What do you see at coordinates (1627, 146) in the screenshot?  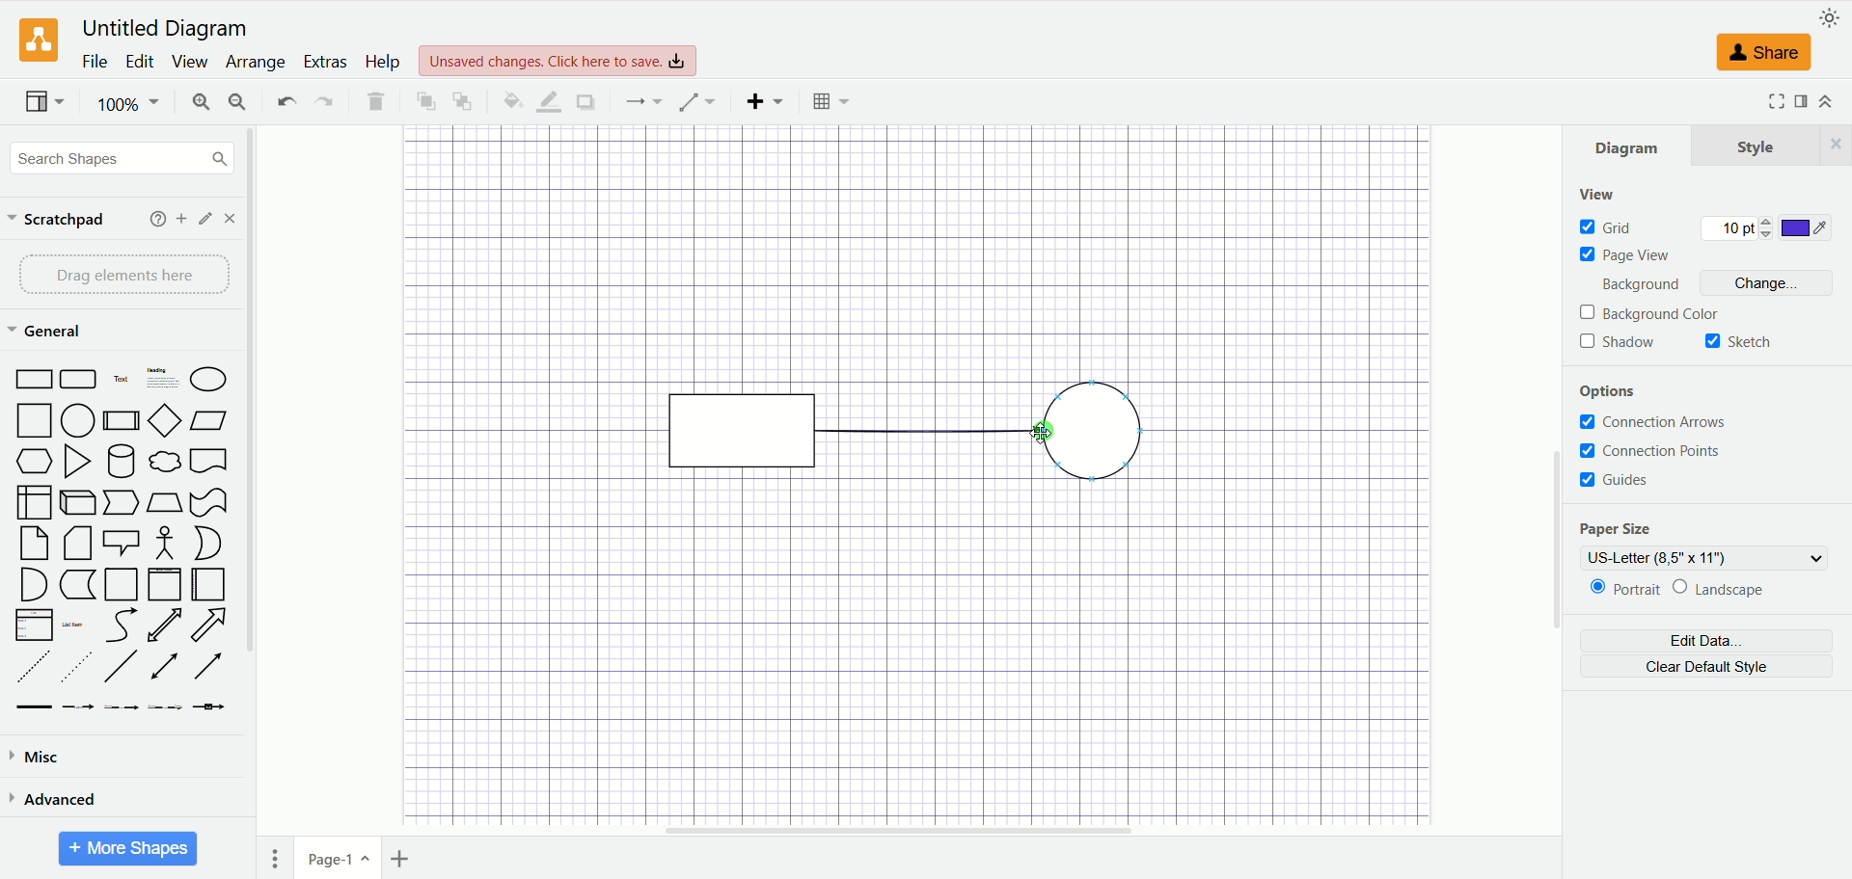 I see `diagram` at bounding box center [1627, 146].